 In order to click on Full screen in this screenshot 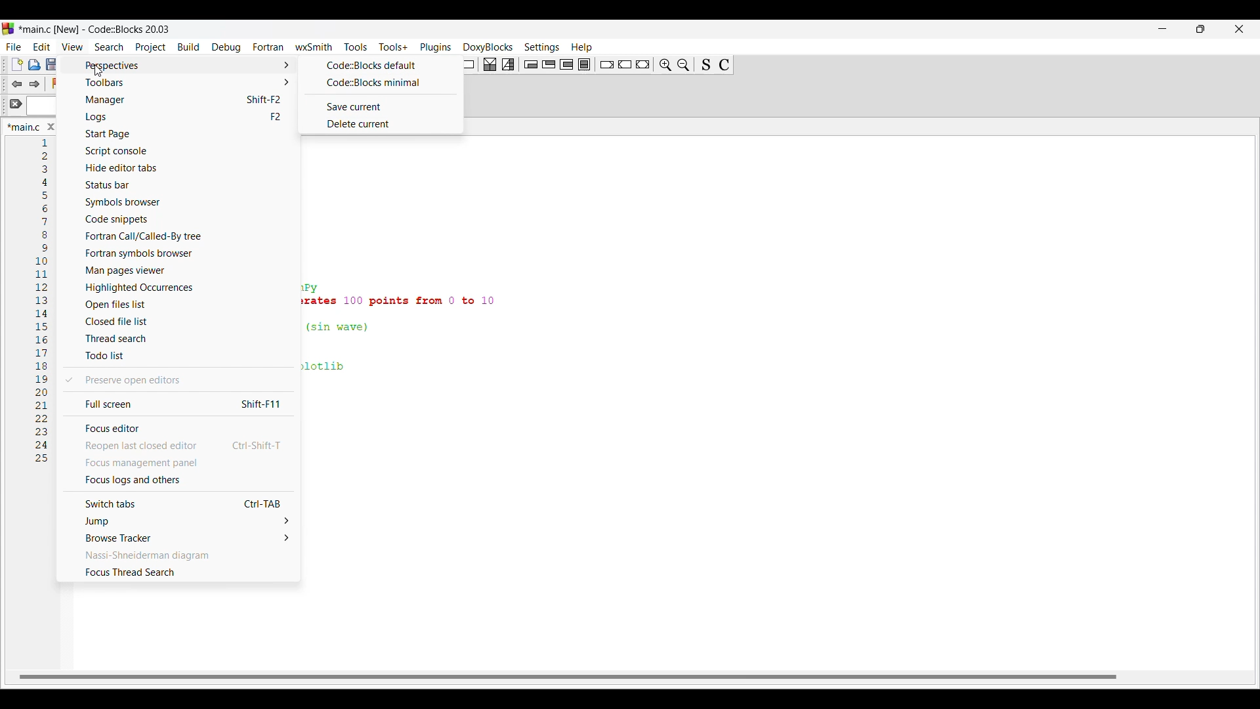, I will do `click(177, 402)`.